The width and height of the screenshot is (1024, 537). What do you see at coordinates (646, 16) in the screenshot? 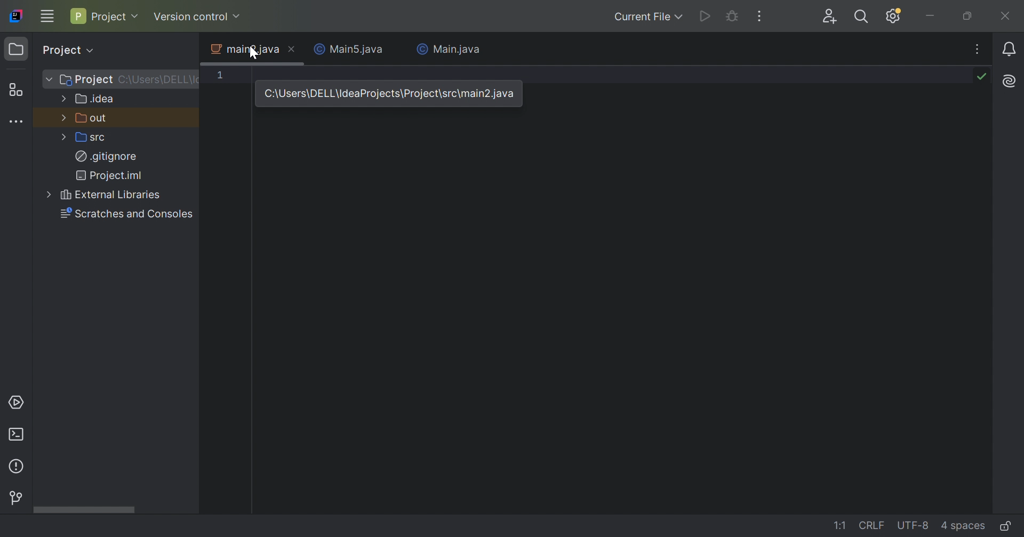
I see `Current file` at bounding box center [646, 16].